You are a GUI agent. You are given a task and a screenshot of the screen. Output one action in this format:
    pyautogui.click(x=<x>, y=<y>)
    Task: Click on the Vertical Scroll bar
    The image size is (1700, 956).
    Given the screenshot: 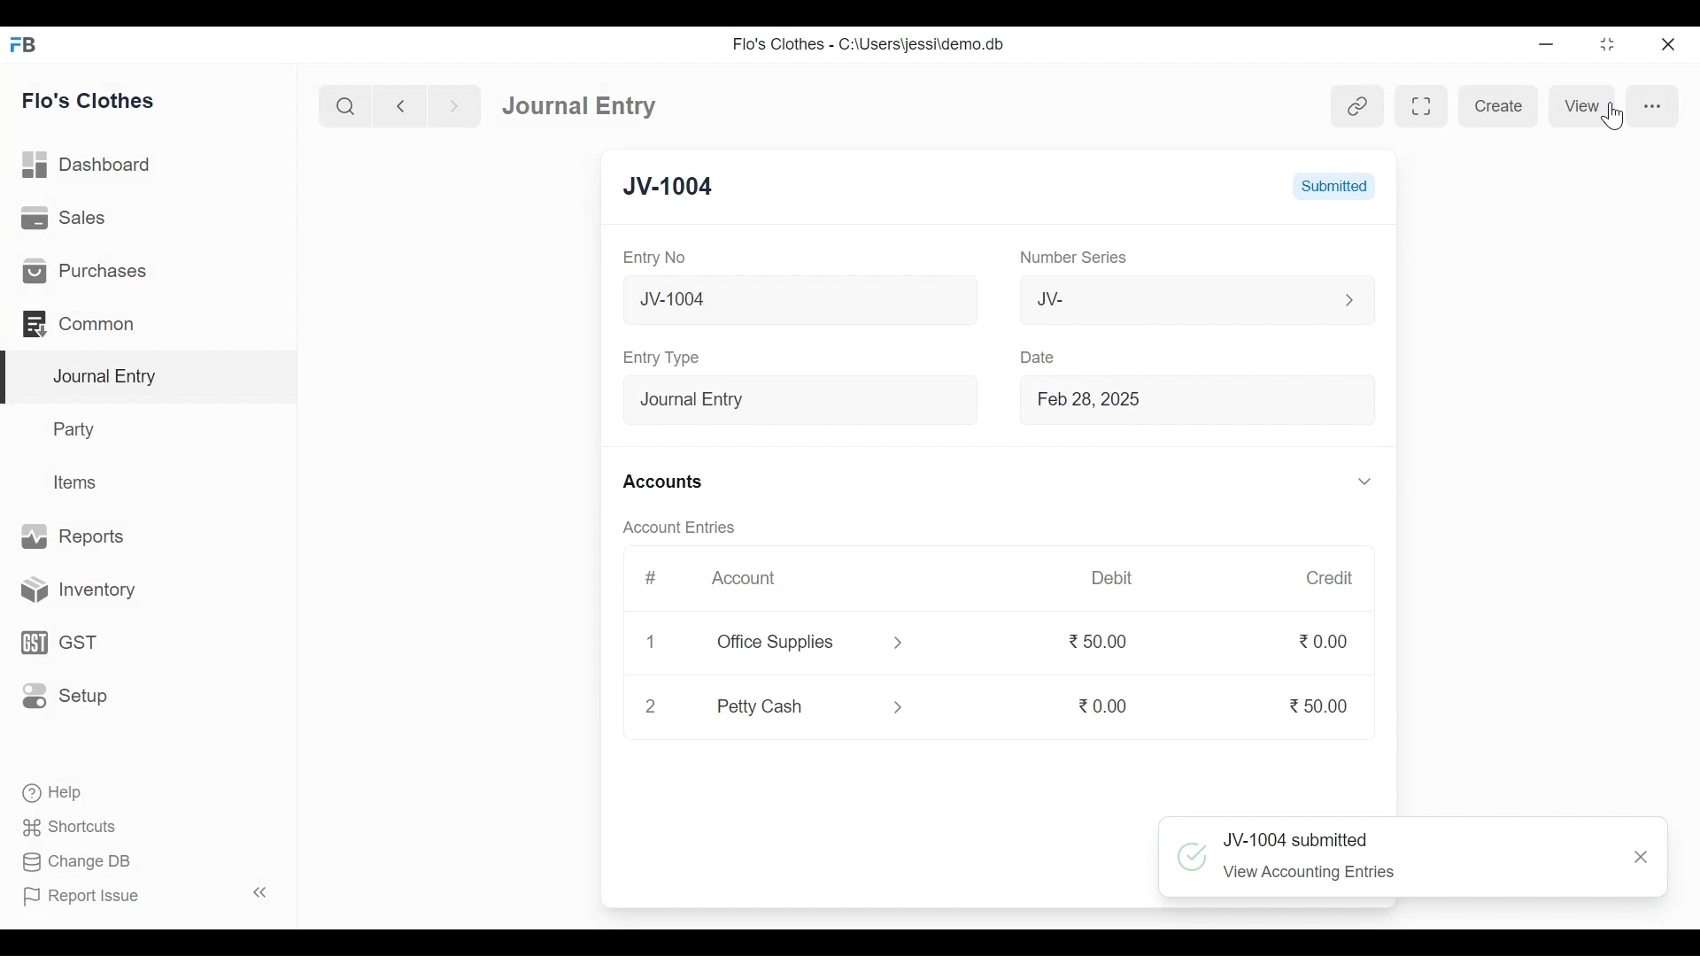 What is the action you would take?
    pyautogui.click(x=1393, y=499)
    